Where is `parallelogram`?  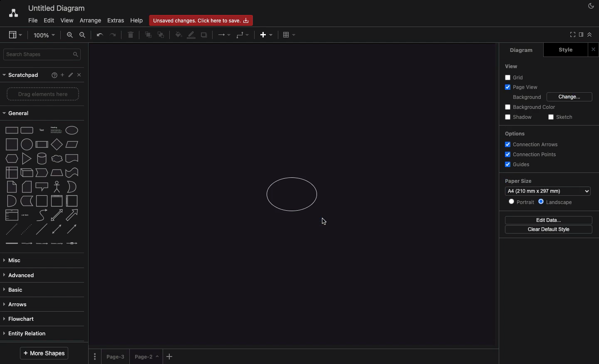
parallelogram is located at coordinates (72, 144).